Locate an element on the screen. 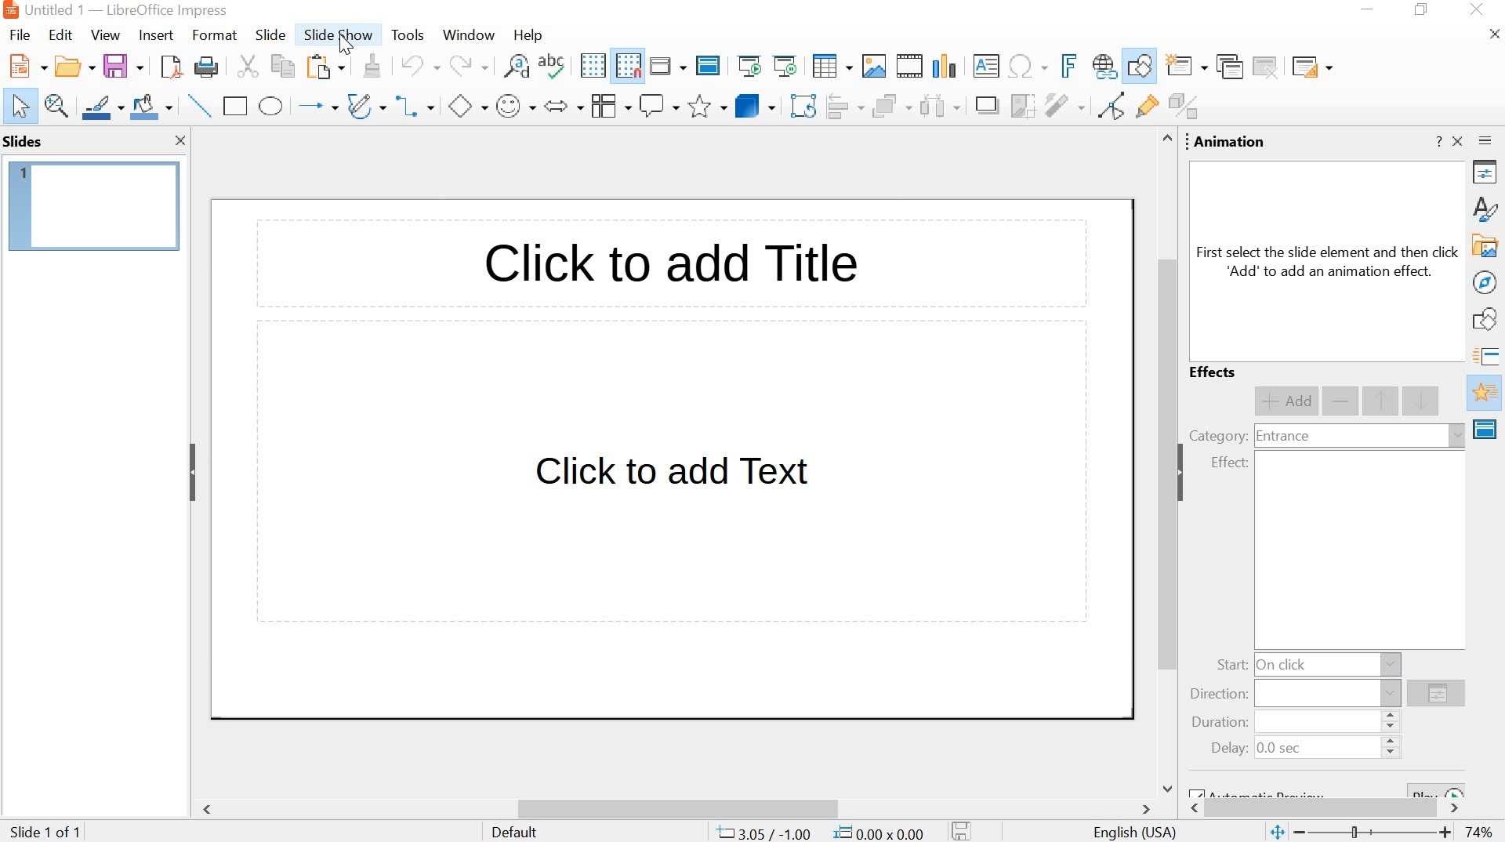 This screenshot has width=1505, height=842. minimize is located at coordinates (1370, 12).